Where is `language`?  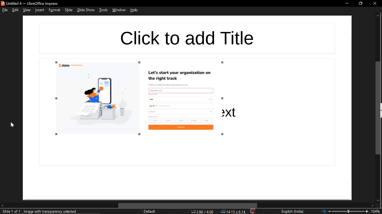
language is located at coordinates (293, 212).